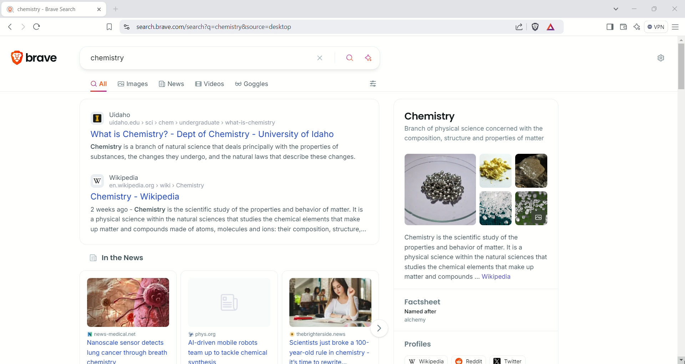 Image resolution: width=685 pixels, height=364 pixels. Describe the element at coordinates (610, 26) in the screenshot. I see `show sidebar` at that location.